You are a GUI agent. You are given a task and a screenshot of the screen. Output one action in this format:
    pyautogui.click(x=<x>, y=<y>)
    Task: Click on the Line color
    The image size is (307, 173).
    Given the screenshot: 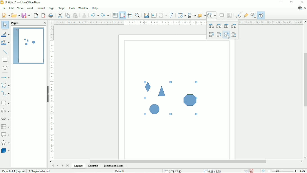 What is the action you would take?
    pyautogui.click(x=6, y=35)
    